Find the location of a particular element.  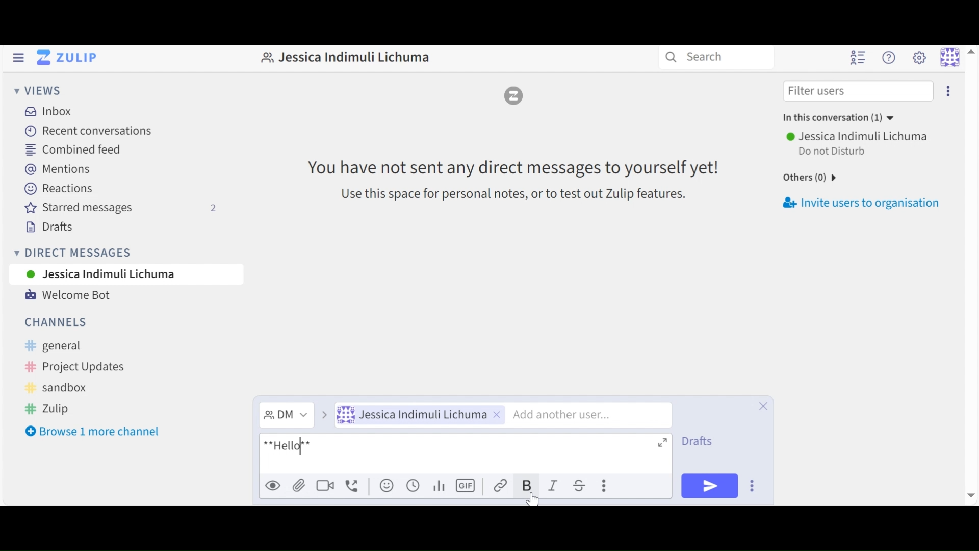

Drafts is located at coordinates (48, 228).